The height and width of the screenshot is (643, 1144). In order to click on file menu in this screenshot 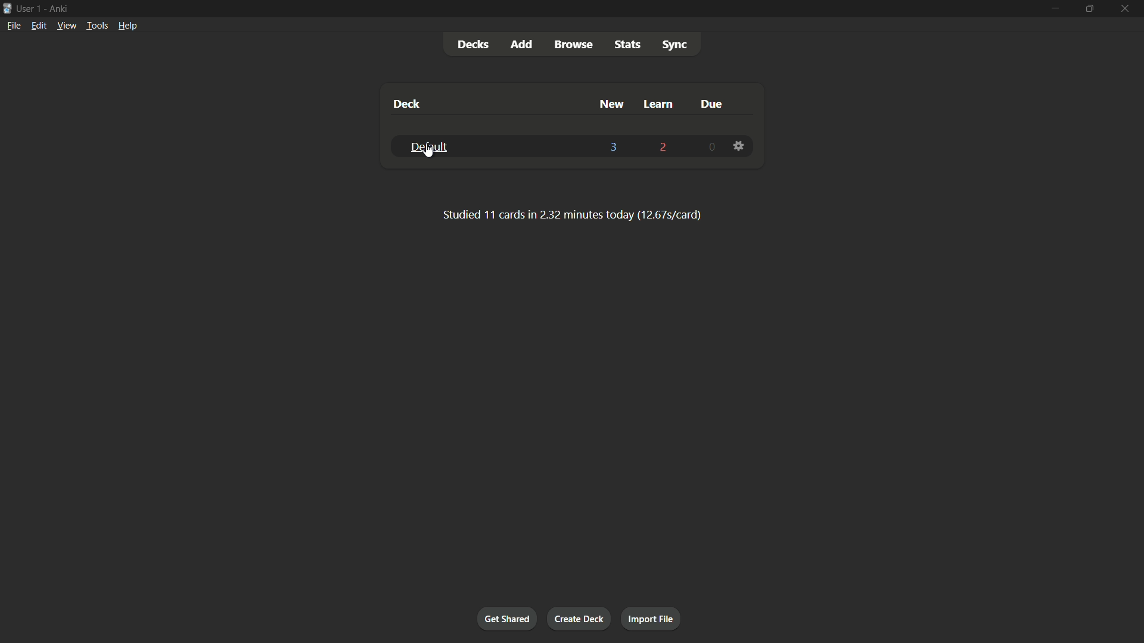, I will do `click(14, 26)`.